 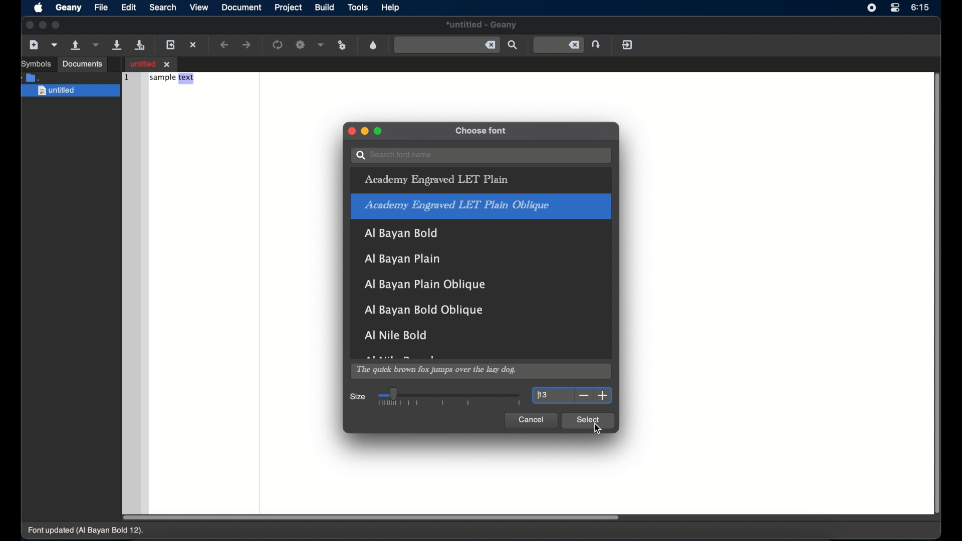 What do you see at coordinates (140, 46) in the screenshot?
I see `save all current files` at bounding box center [140, 46].